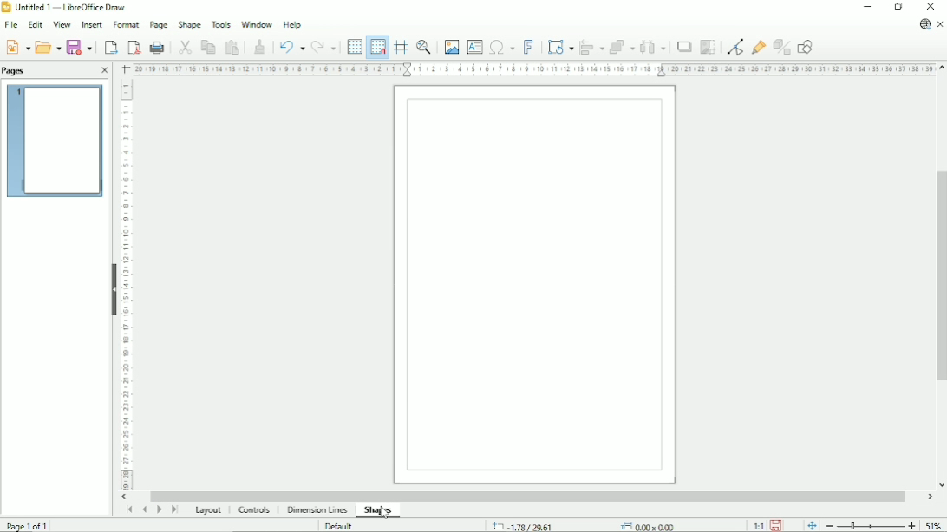 This screenshot has width=947, height=532. What do you see at coordinates (623, 47) in the screenshot?
I see `Arrange` at bounding box center [623, 47].